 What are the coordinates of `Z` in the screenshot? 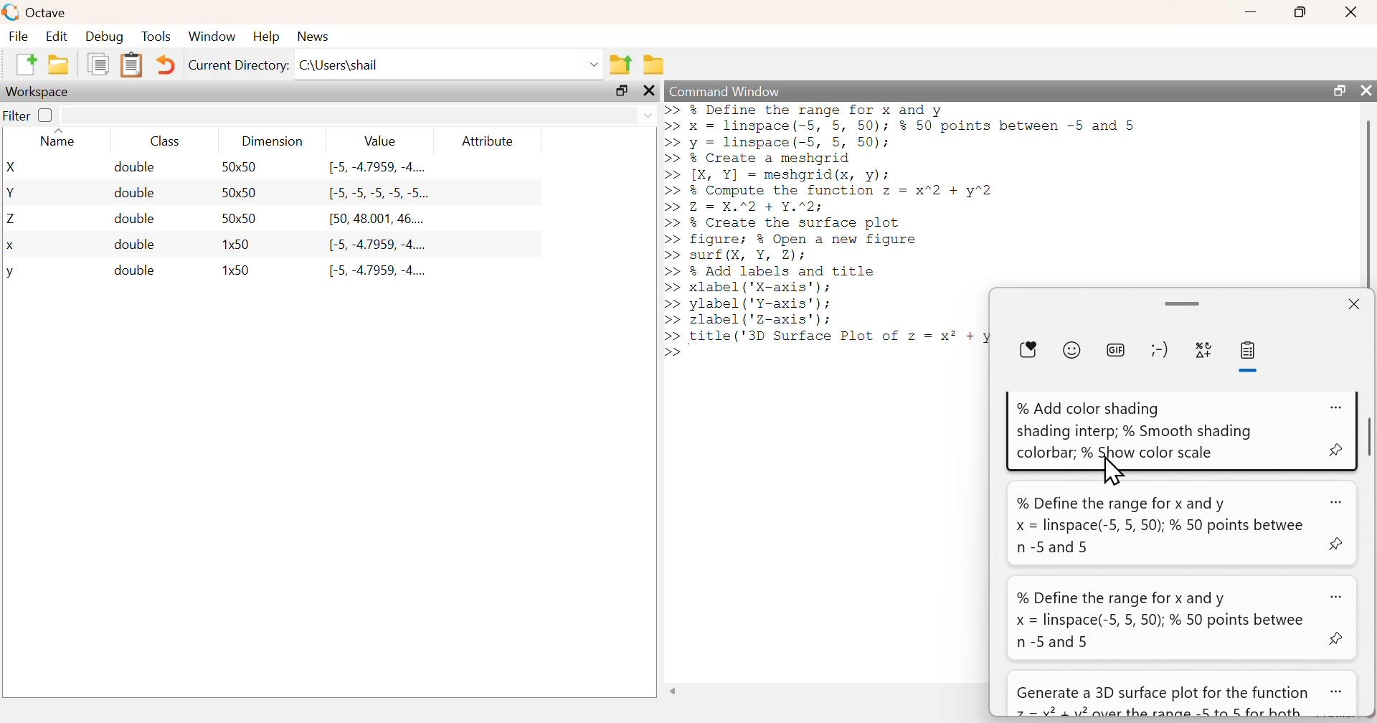 It's located at (13, 219).